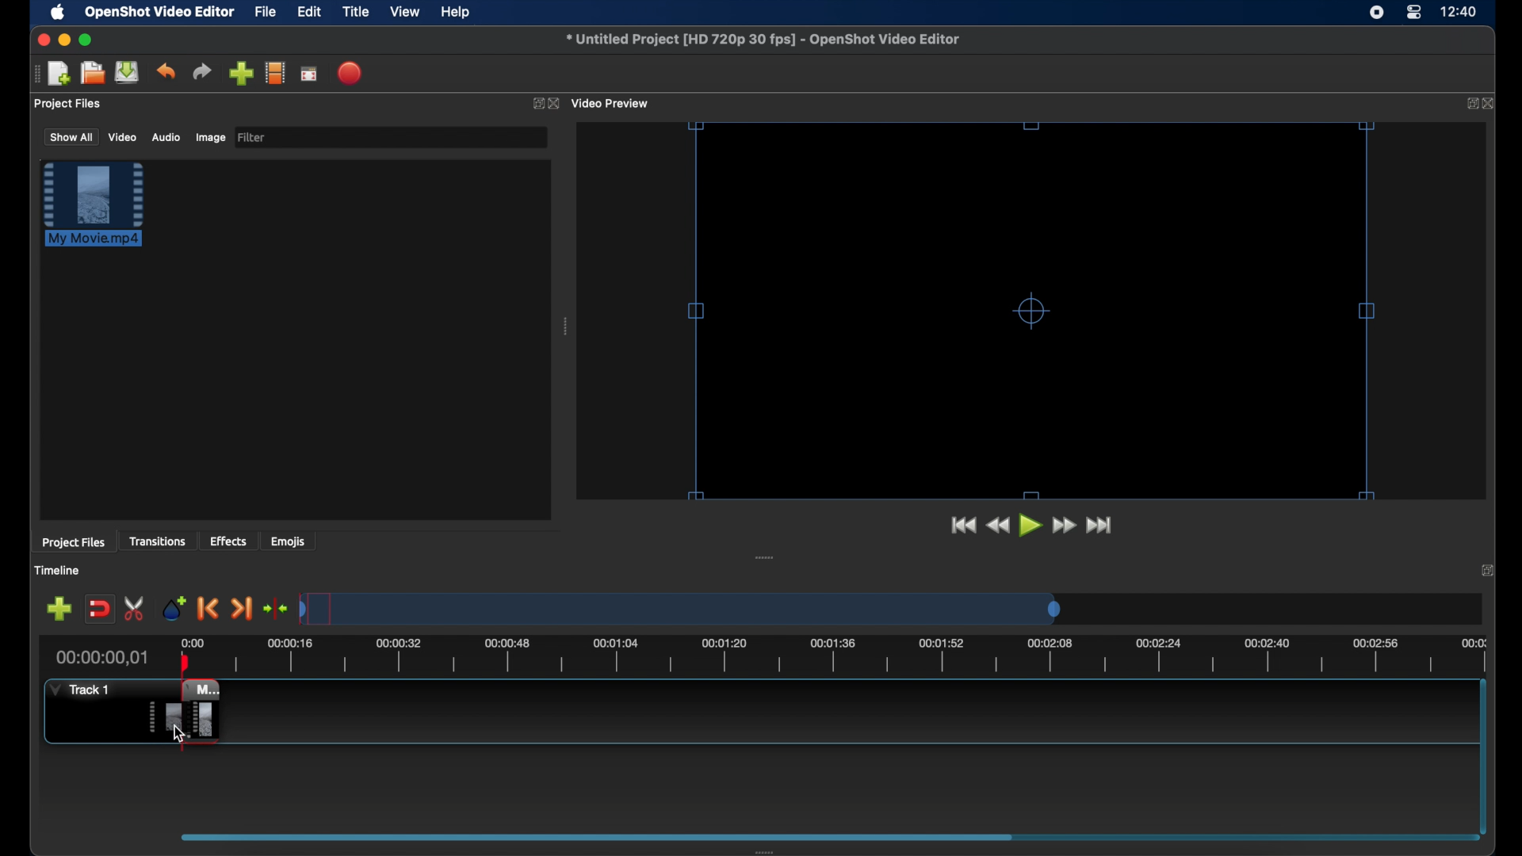  Describe the element at coordinates (534, 105) in the screenshot. I see `expand` at that location.